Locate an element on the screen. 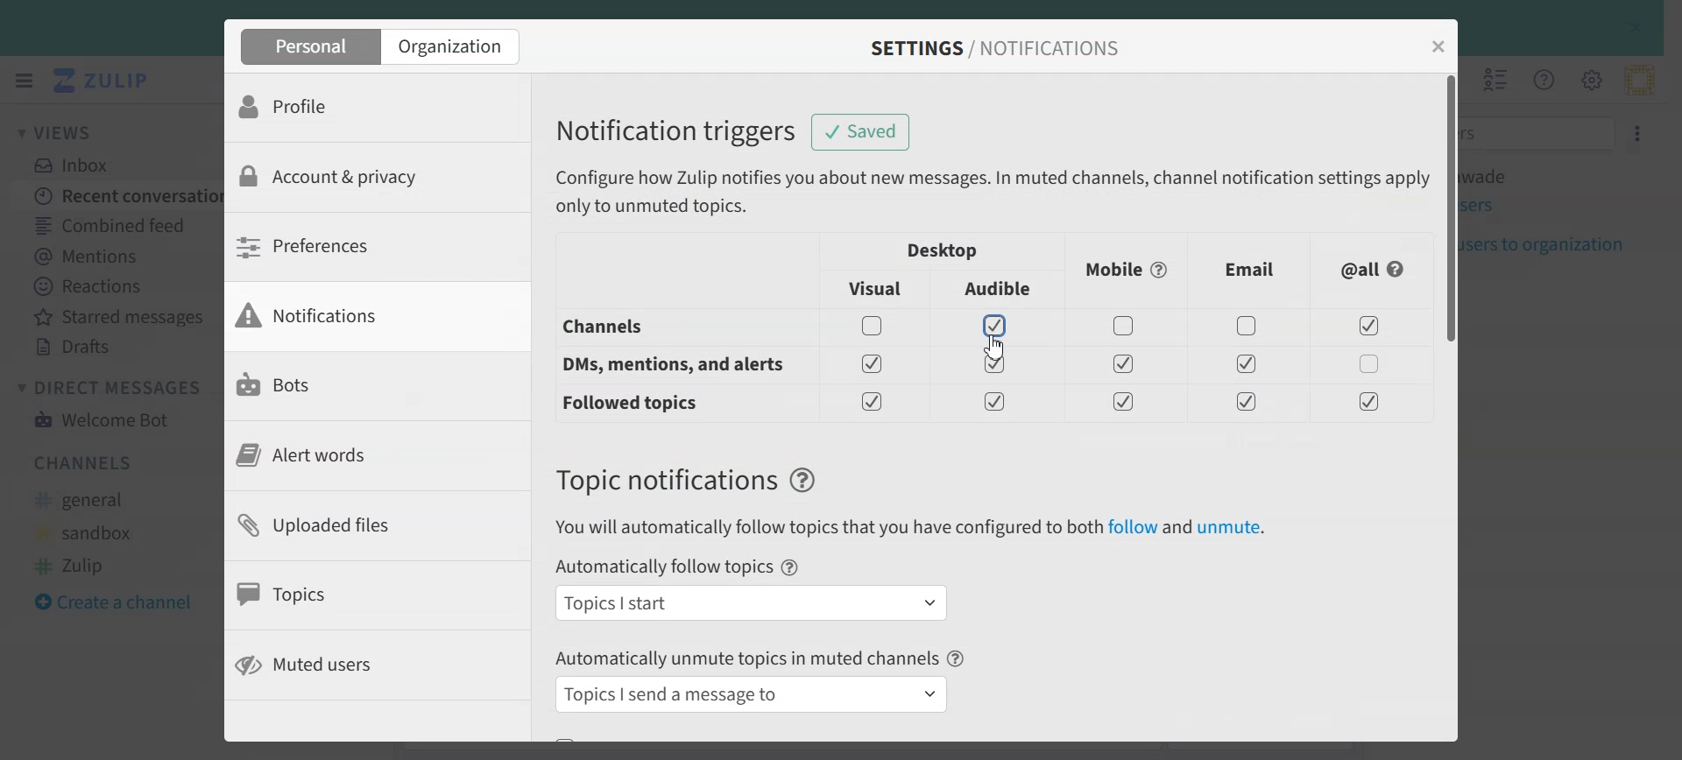  Personal is located at coordinates (307, 46).